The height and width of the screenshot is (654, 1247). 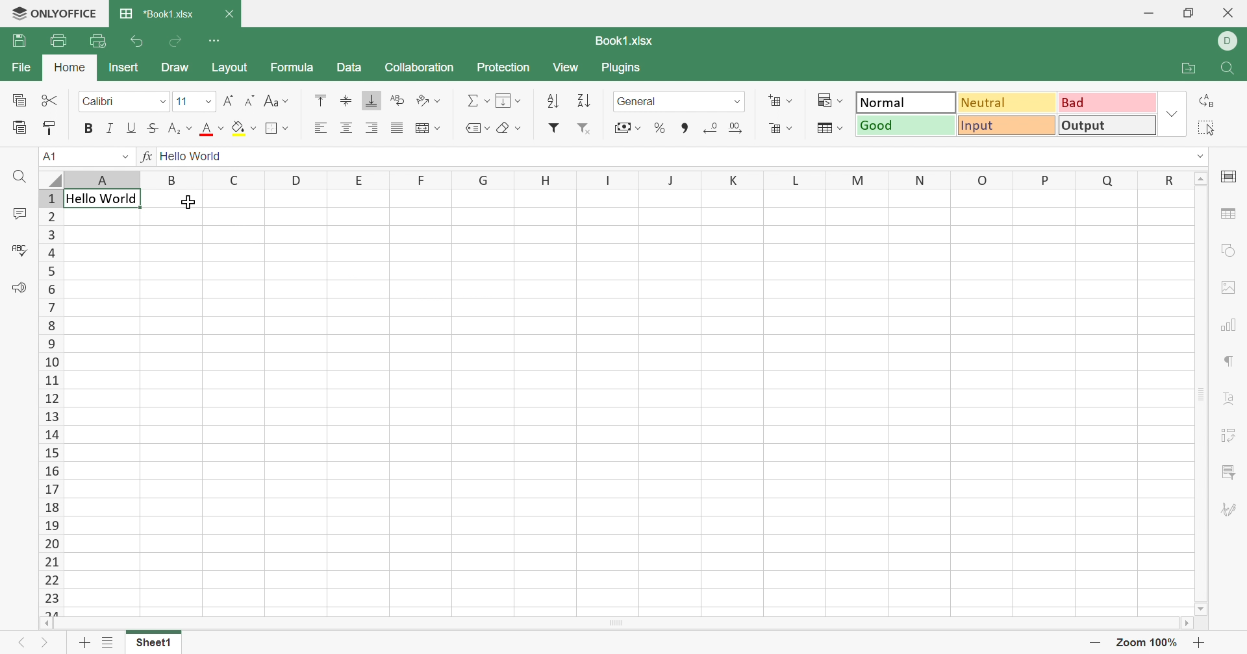 I want to click on Drop down, so click(x=741, y=101).